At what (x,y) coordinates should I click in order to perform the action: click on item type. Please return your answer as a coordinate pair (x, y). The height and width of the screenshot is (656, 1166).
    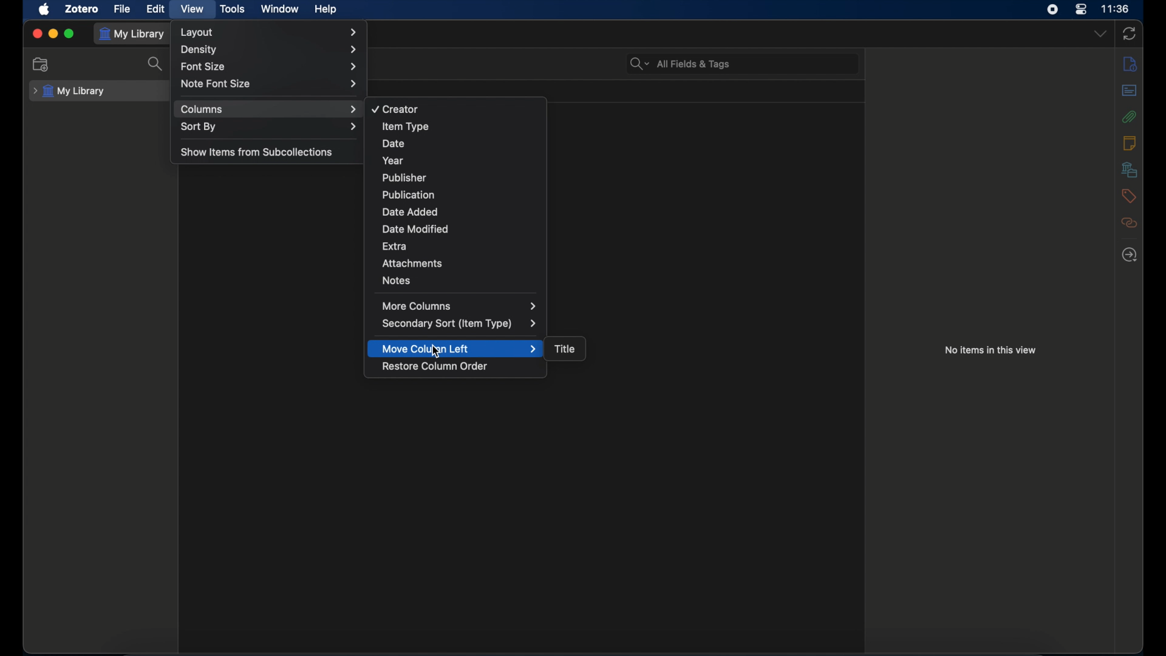
    Looking at the image, I should click on (405, 127).